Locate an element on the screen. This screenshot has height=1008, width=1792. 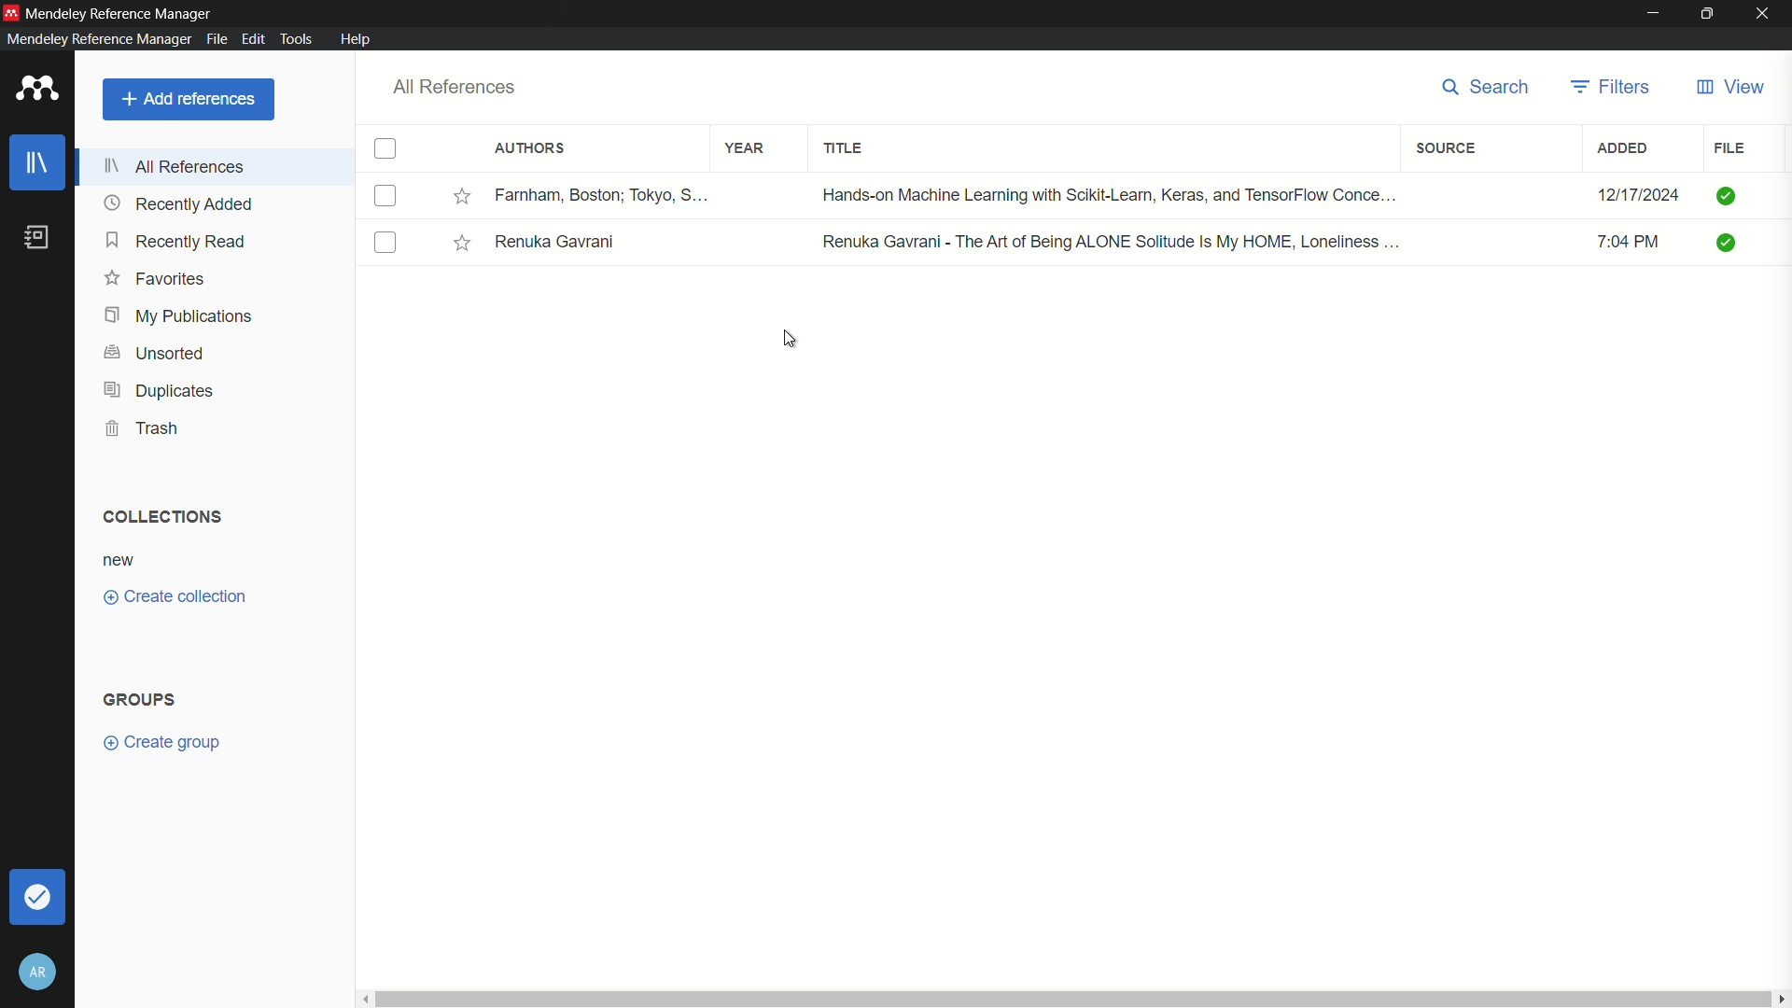
Date is located at coordinates (1615, 190).